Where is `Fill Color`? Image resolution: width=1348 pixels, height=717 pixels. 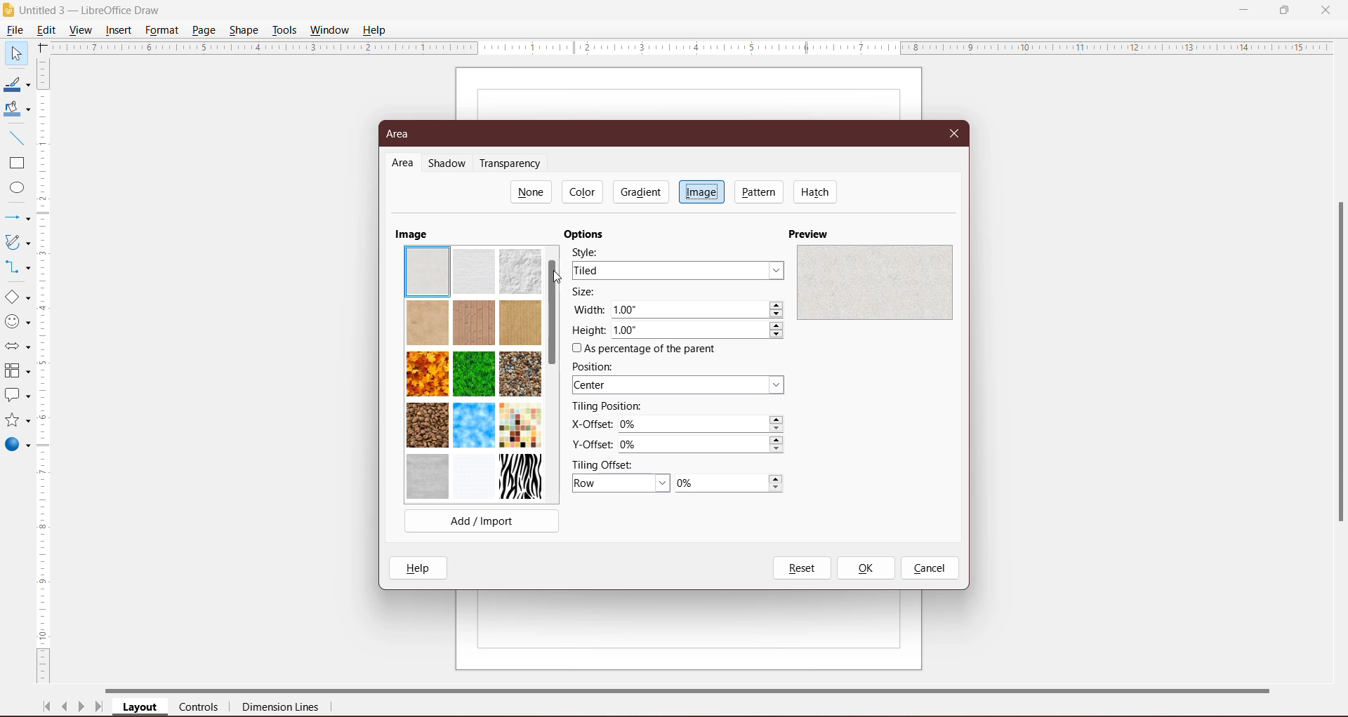
Fill Color is located at coordinates (14, 109).